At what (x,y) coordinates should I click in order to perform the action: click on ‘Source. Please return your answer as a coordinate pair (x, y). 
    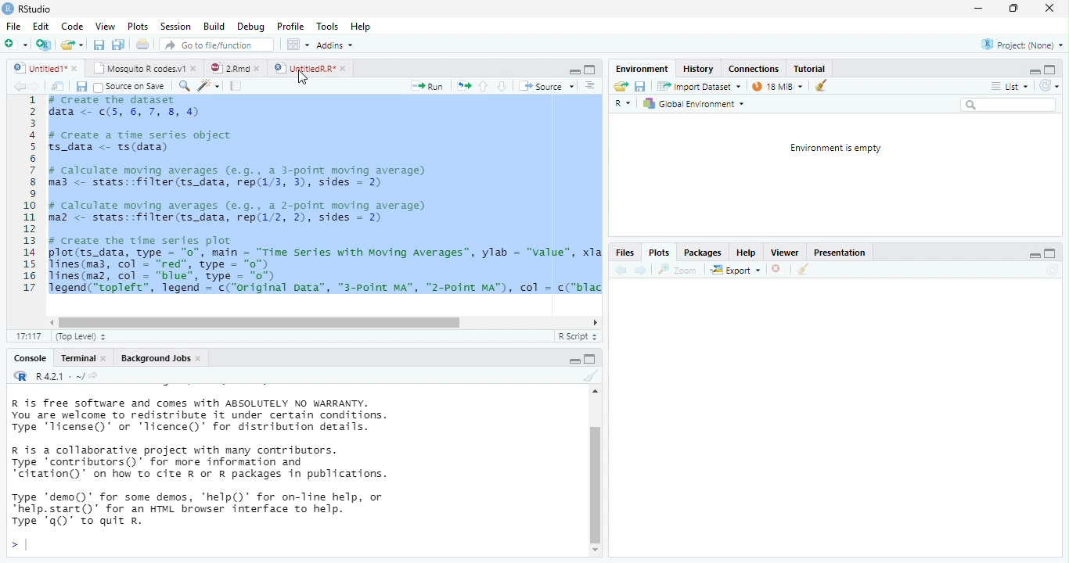
    Looking at the image, I should click on (548, 86).